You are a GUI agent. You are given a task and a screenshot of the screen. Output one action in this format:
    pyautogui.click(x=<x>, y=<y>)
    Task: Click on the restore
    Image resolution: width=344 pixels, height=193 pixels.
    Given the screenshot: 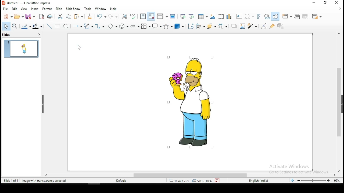 What is the action you would take?
    pyautogui.click(x=326, y=3)
    